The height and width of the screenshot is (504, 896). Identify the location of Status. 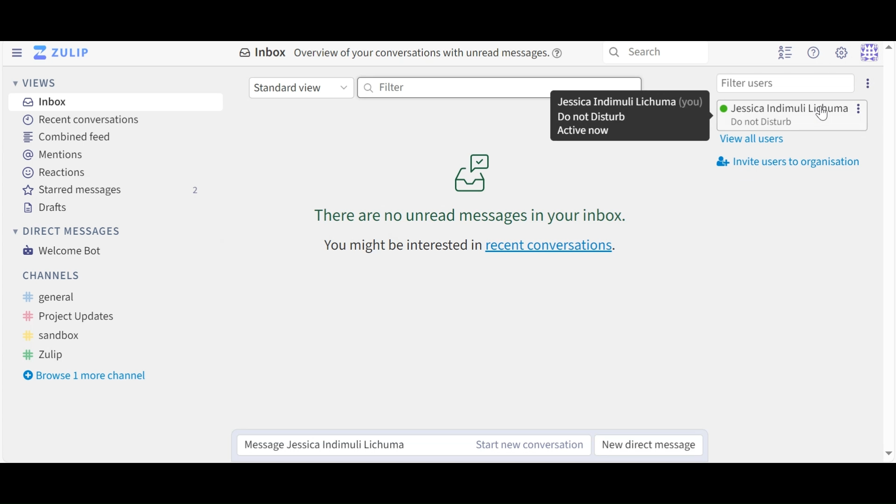
(763, 123).